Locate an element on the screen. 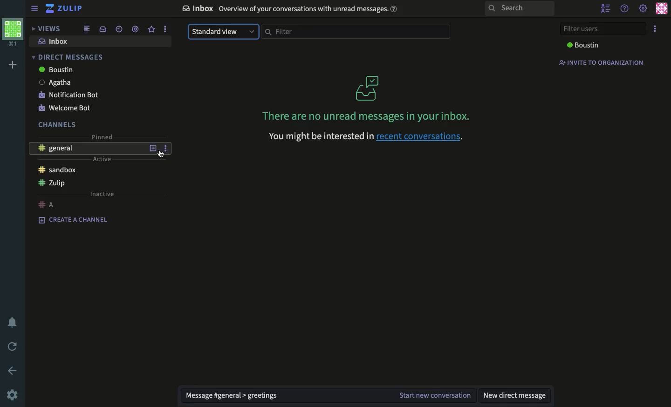 The width and height of the screenshot is (671, 407). sandbox is located at coordinates (57, 171).